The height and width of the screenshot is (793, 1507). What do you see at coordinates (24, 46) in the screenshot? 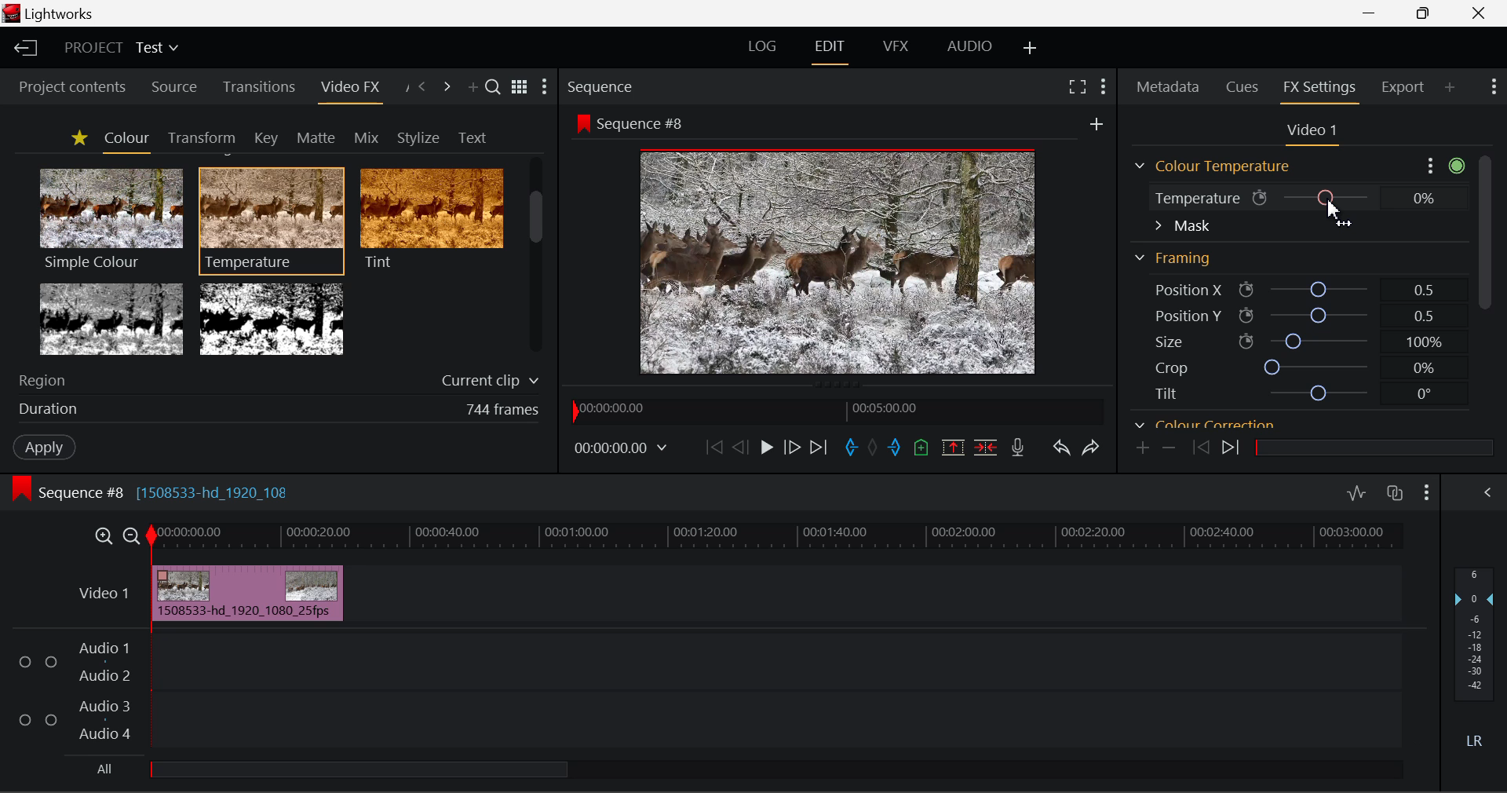
I see `Back to Homepage` at bounding box center [24, 46].